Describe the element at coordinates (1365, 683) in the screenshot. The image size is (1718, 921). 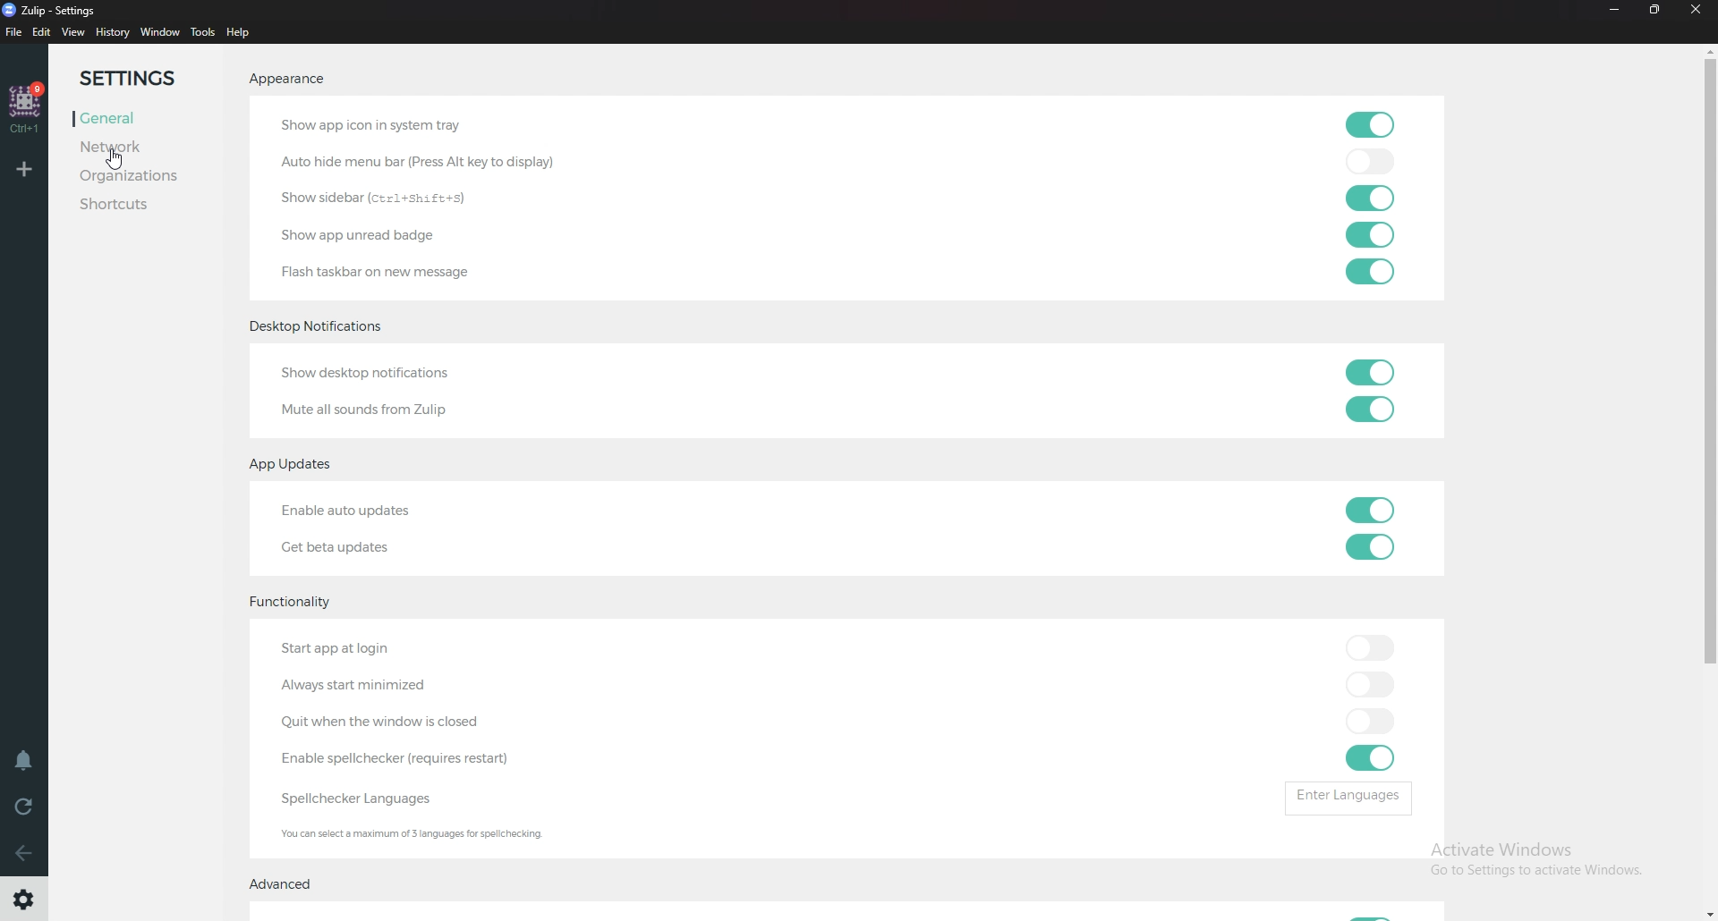
I see `toggle` at that location.